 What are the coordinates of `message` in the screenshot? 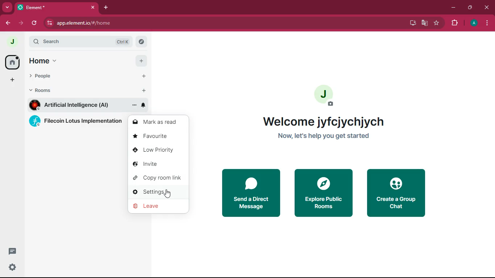 It's located at (13, 251).